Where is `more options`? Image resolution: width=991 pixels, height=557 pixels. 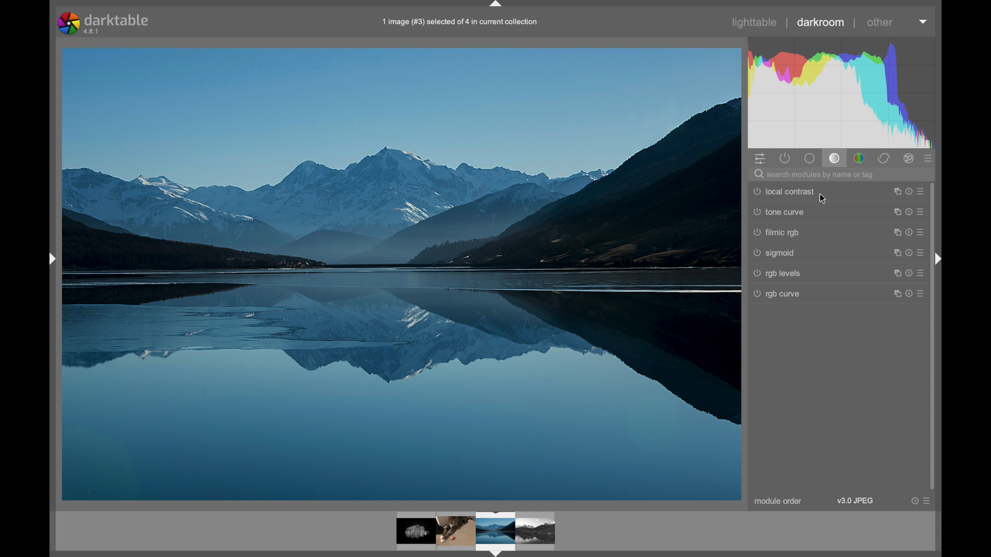
more options is located at coordinates (908, 212).